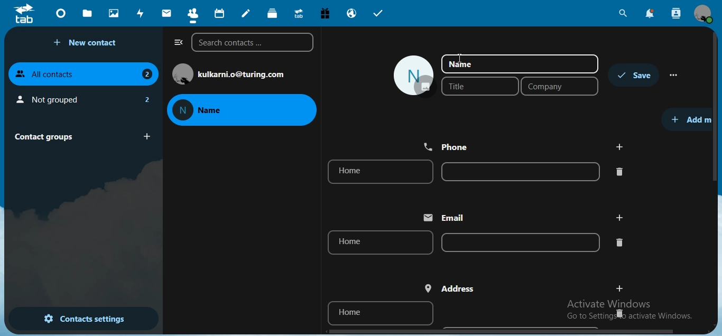 The image size is (722, 336). I want to click on add, so click(619, 147).